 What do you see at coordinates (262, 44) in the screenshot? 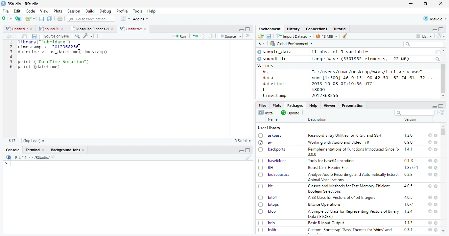
I see `R` at bounding box center [262, 44].